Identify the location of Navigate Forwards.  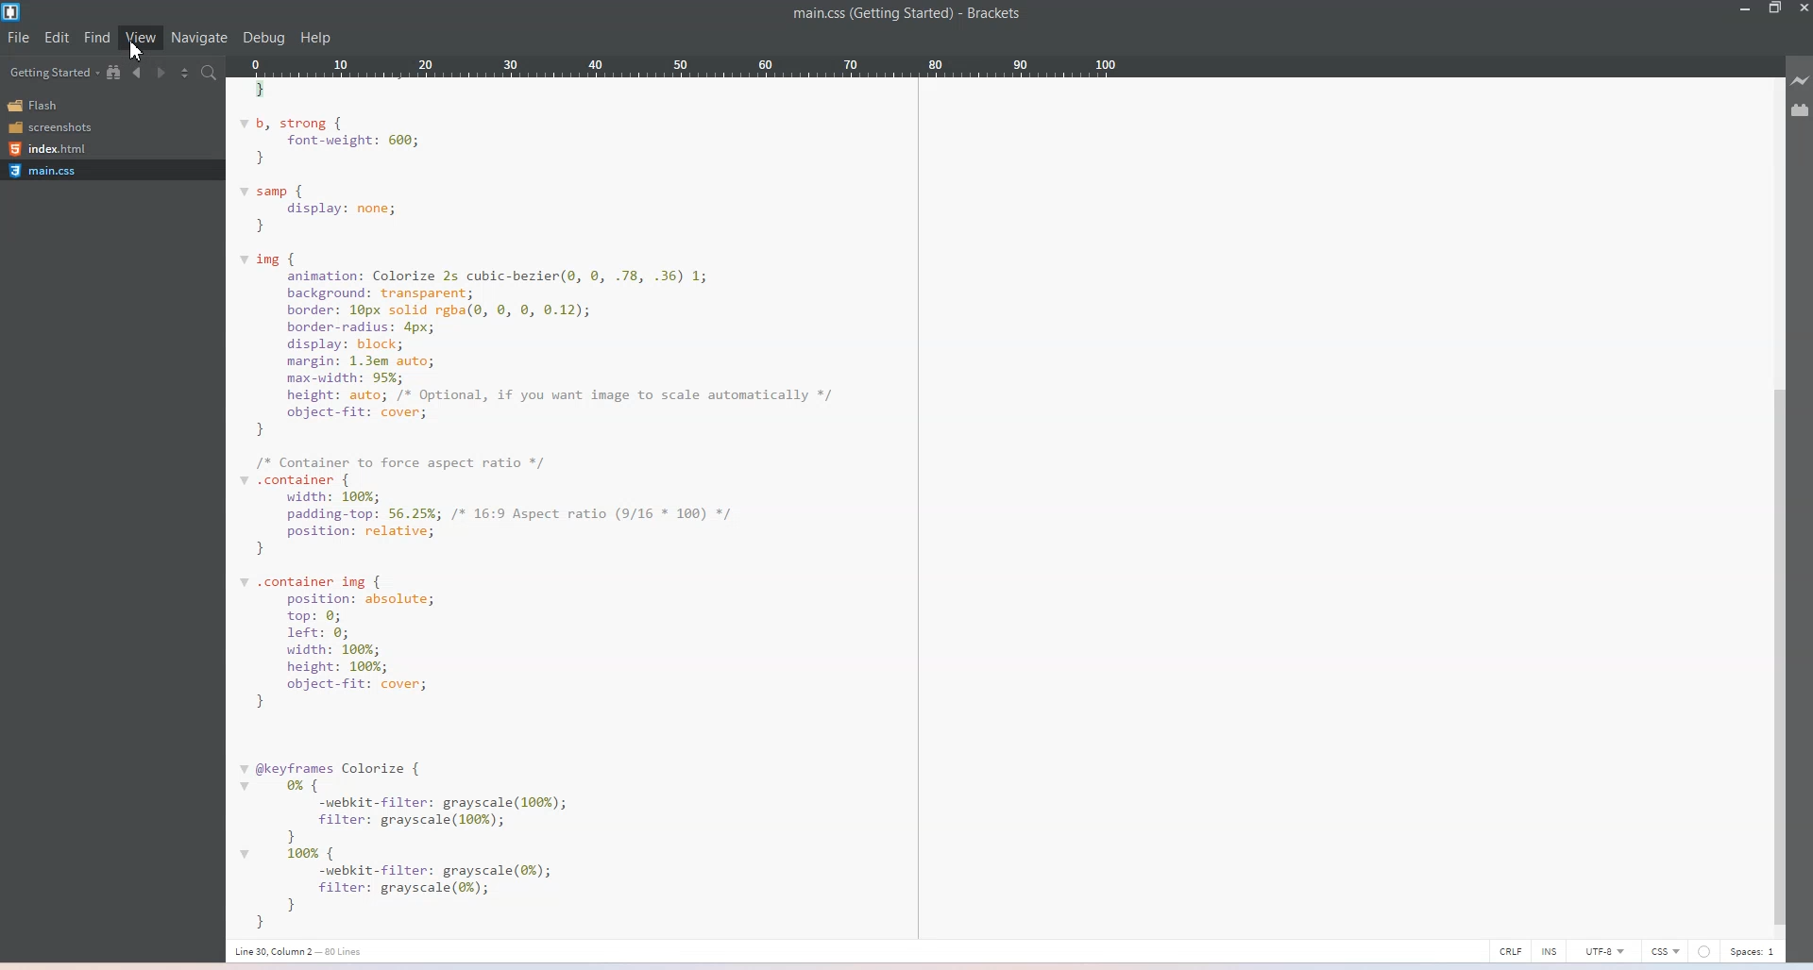
(161, 71).